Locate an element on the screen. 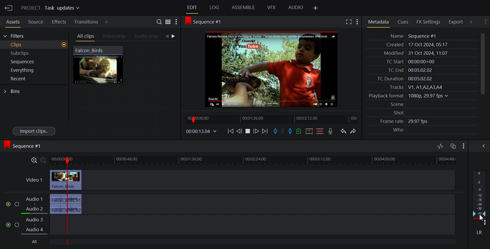 The image size is (490, 249). Subclips is located at coordinates (33, 53).